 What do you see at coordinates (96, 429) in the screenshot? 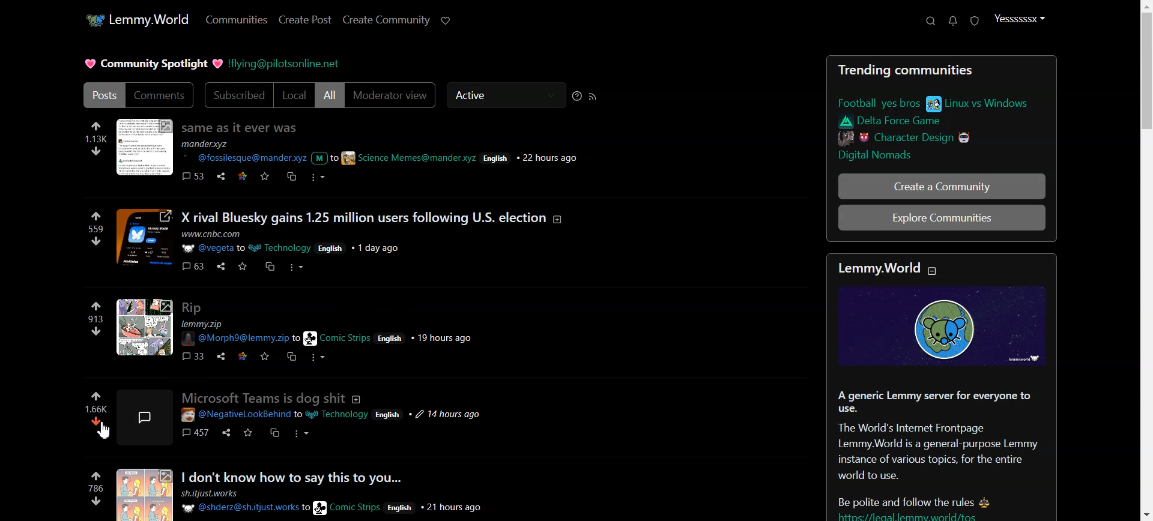
I see `Down vote` at bounding box center [96, 429].